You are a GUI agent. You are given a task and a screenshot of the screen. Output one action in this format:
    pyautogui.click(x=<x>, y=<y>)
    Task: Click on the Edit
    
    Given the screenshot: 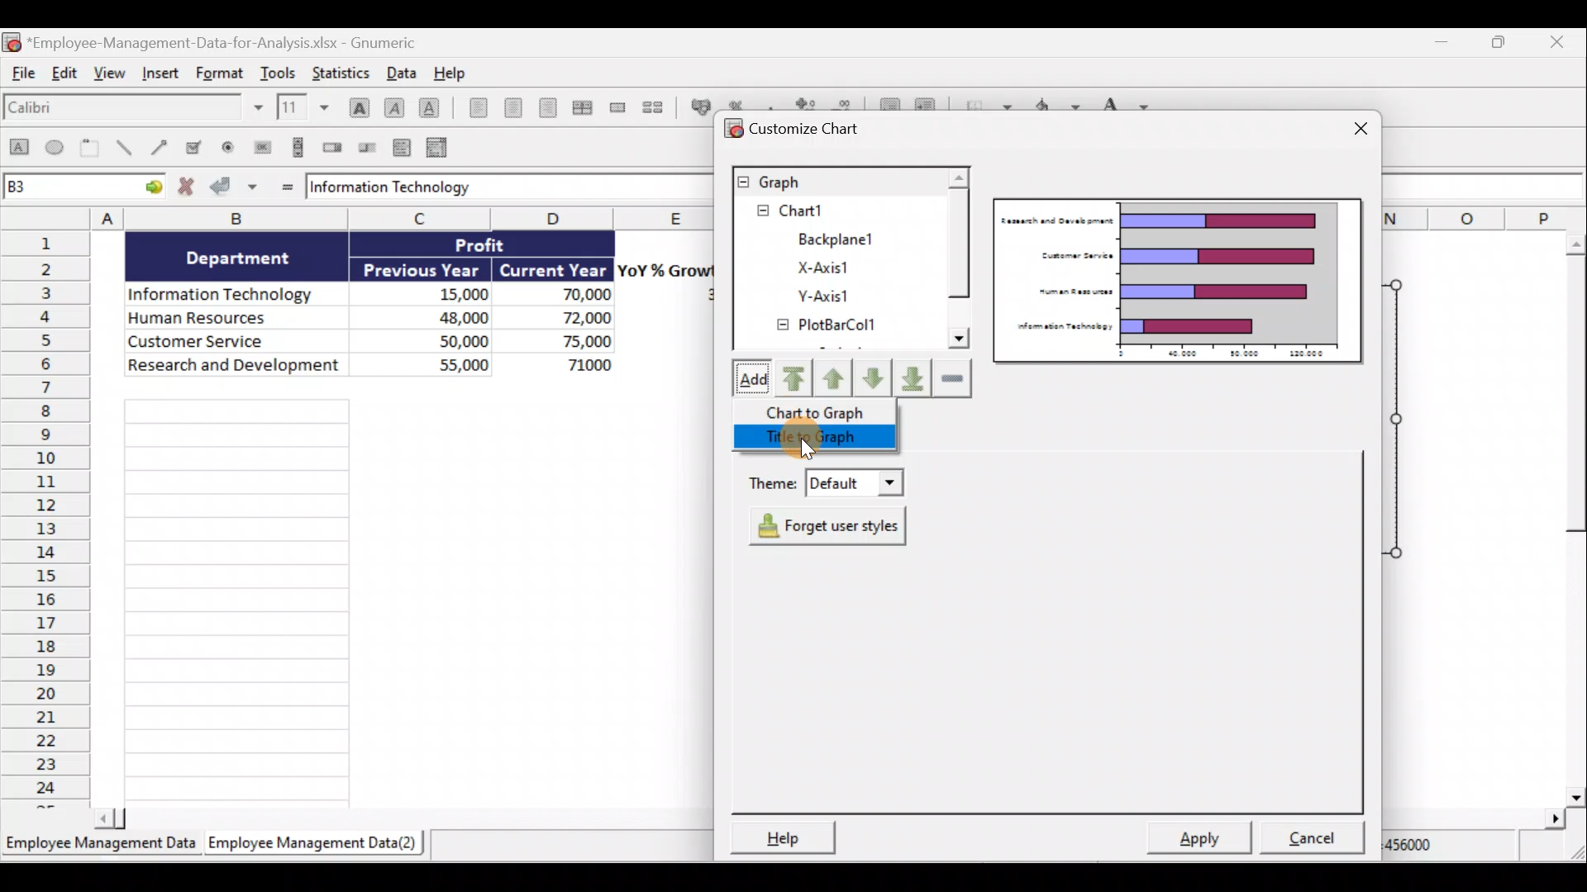 What is the action you would take?
    pyautogui.click(x=68, y=77)
    